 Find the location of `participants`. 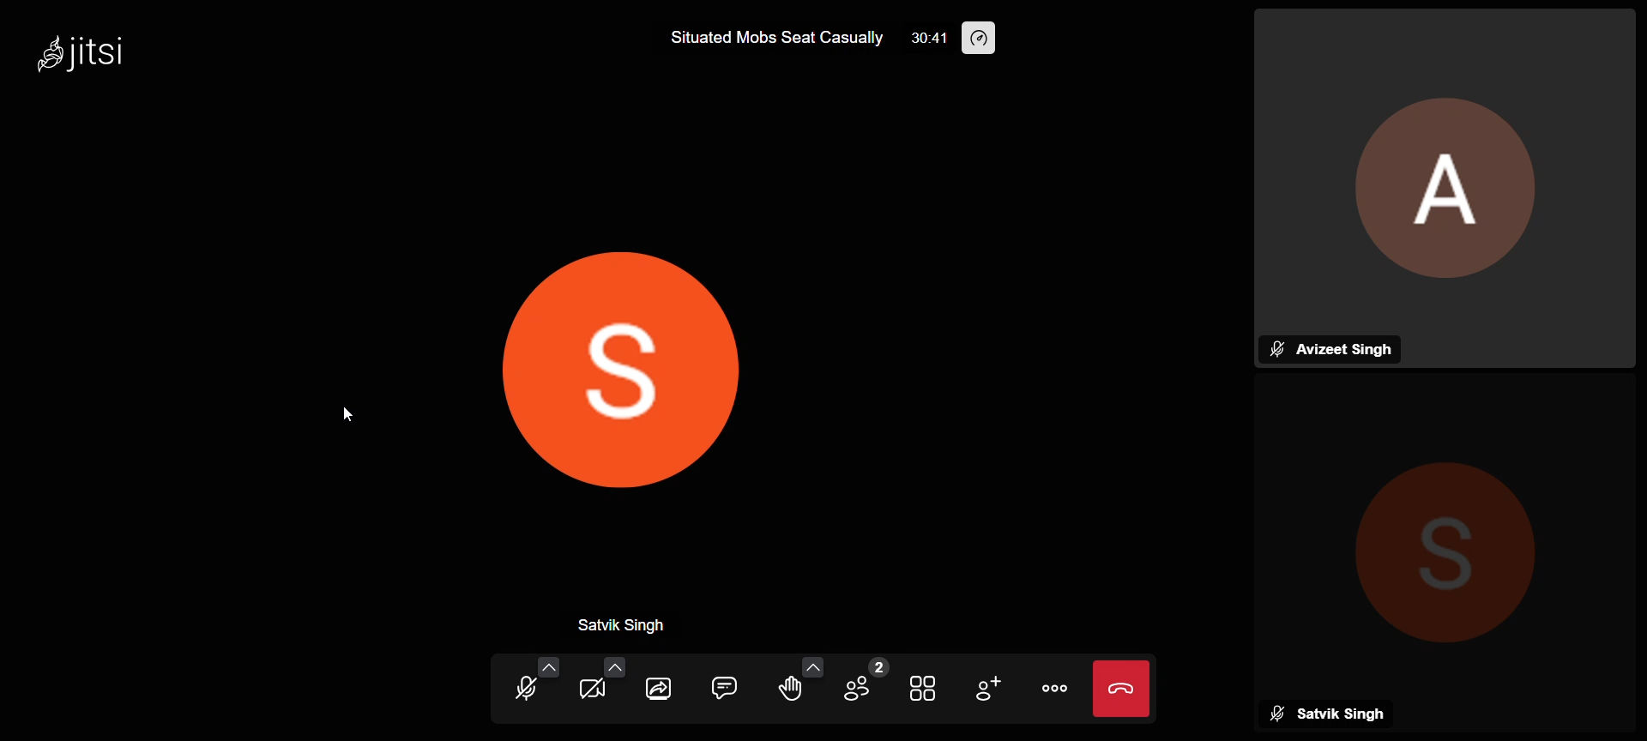

participants is located at coordinates (860, 682).